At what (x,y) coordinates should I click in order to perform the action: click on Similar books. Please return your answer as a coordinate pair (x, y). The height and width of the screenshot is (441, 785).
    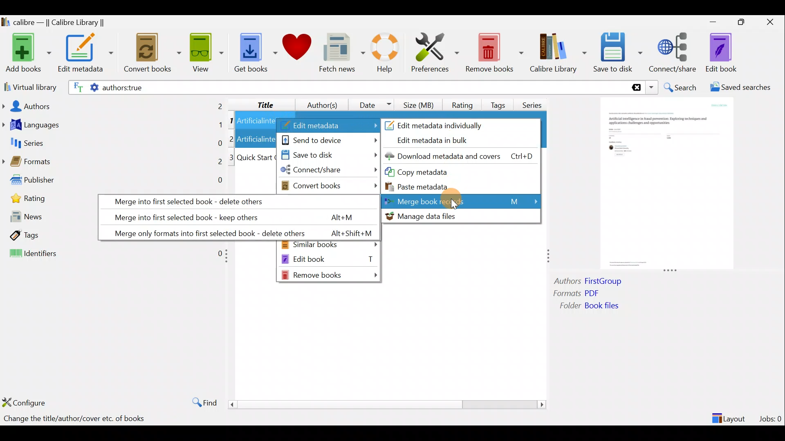
    Looking at the image, I should click on (330, 245).